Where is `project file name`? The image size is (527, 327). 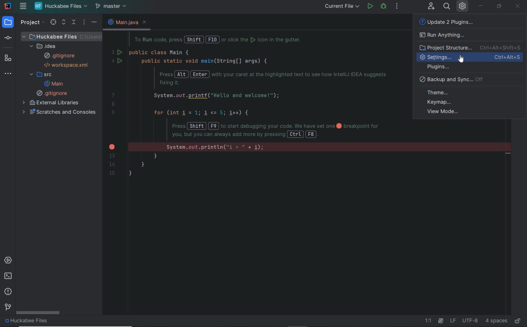 project file name is located at coordinates (61, 7).